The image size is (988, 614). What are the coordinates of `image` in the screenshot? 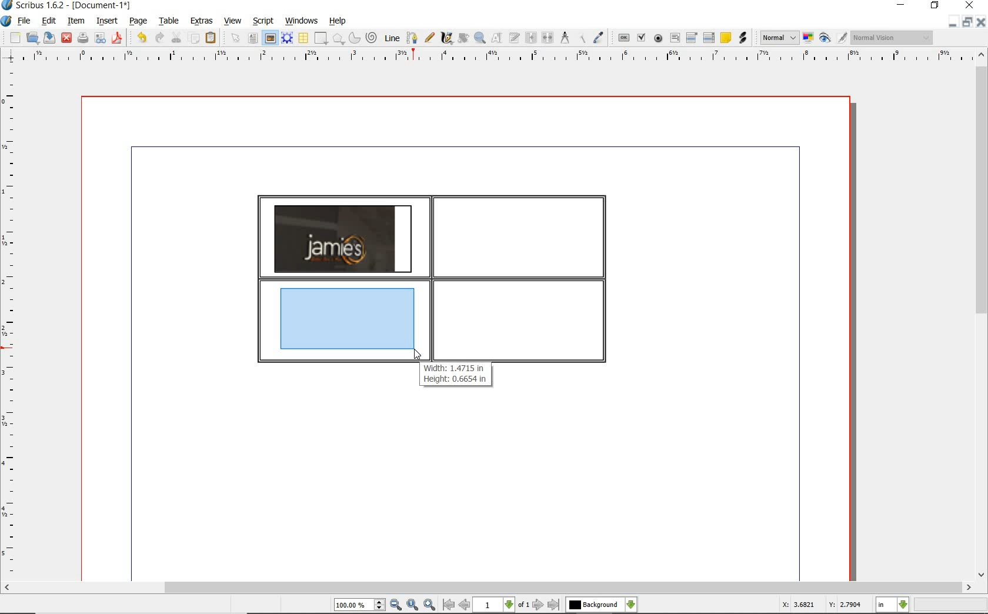 It's located at (270, 38).